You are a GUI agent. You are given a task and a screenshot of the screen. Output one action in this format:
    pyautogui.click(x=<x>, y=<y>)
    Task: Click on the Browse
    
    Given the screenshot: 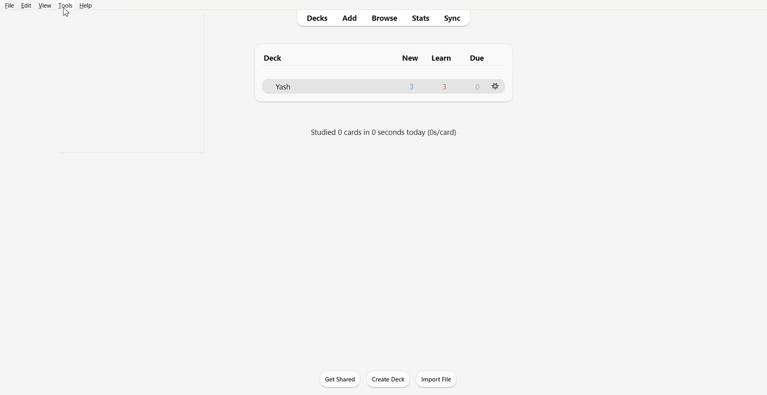 What is the action you would take?
    pyautogui.click(x=384, y=18)
    